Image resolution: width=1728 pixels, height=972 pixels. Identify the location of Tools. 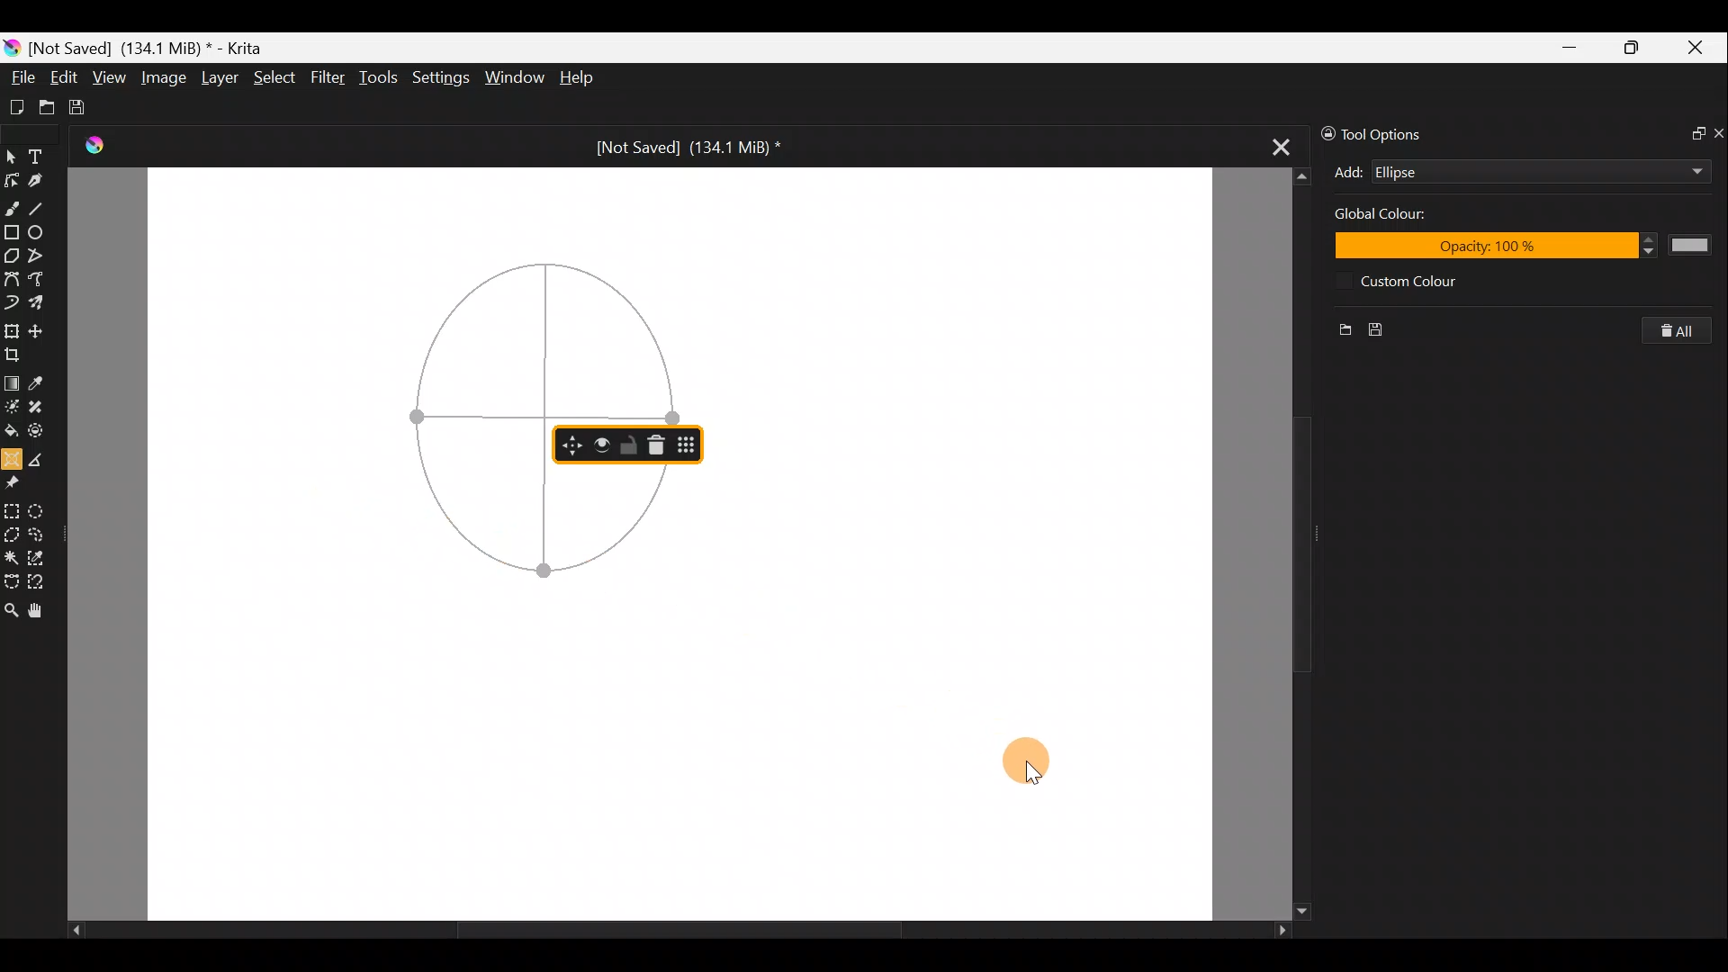
(382, 80).